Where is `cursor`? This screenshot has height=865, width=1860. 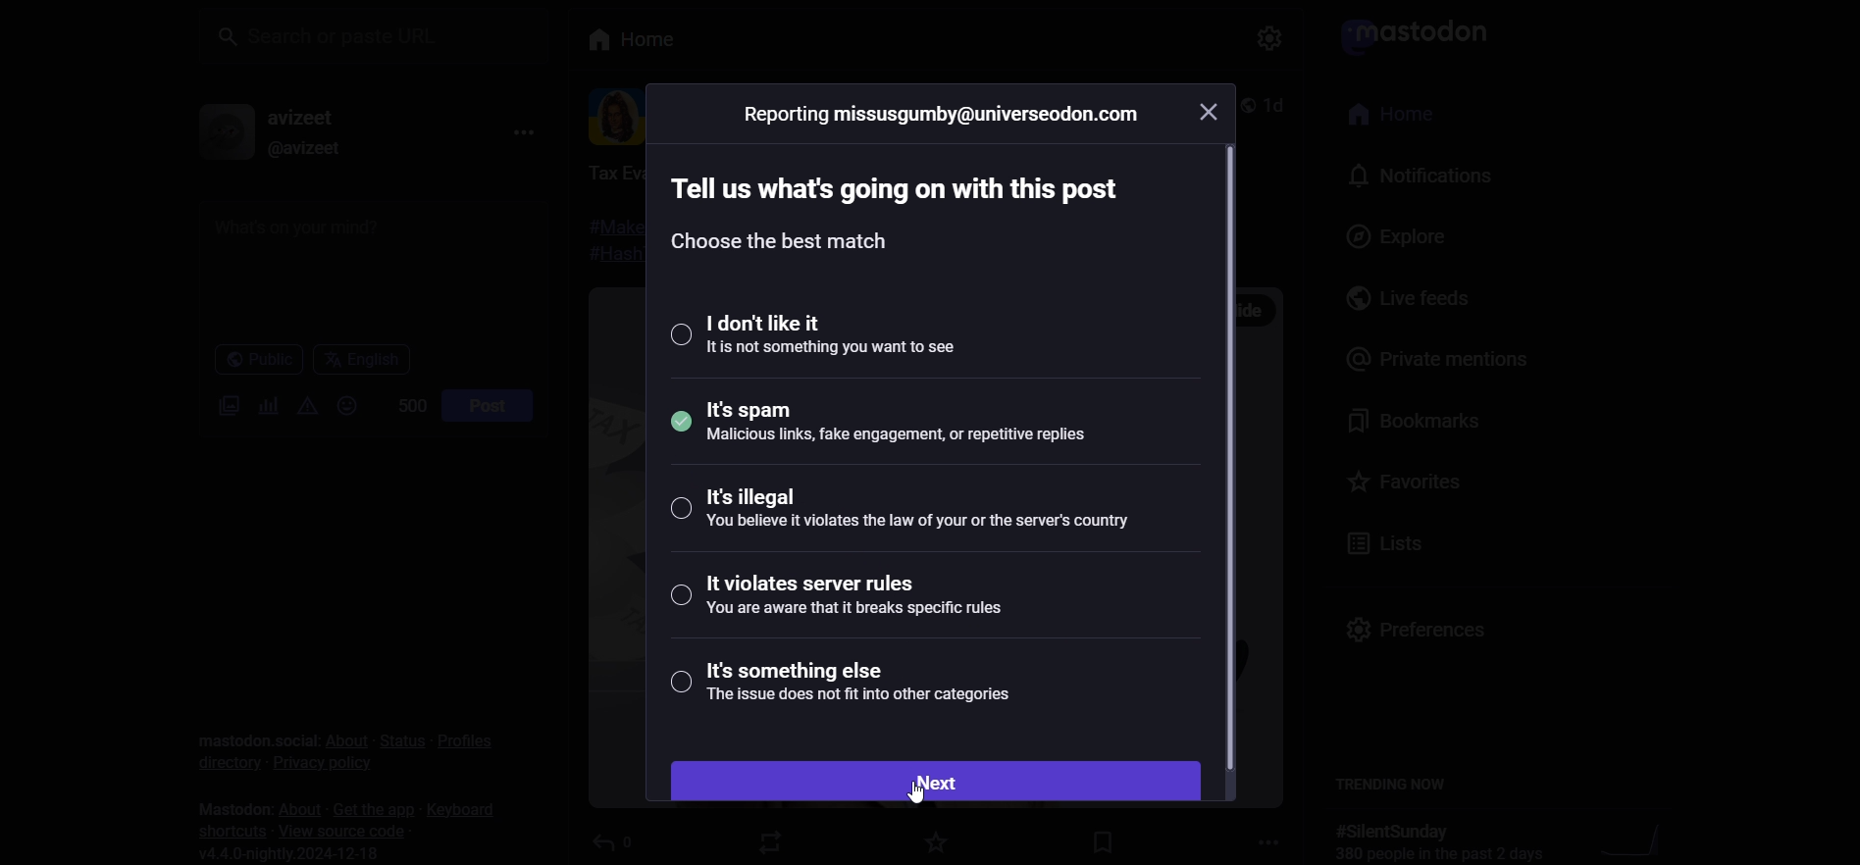
cursor is located at coordinates (922, 792).